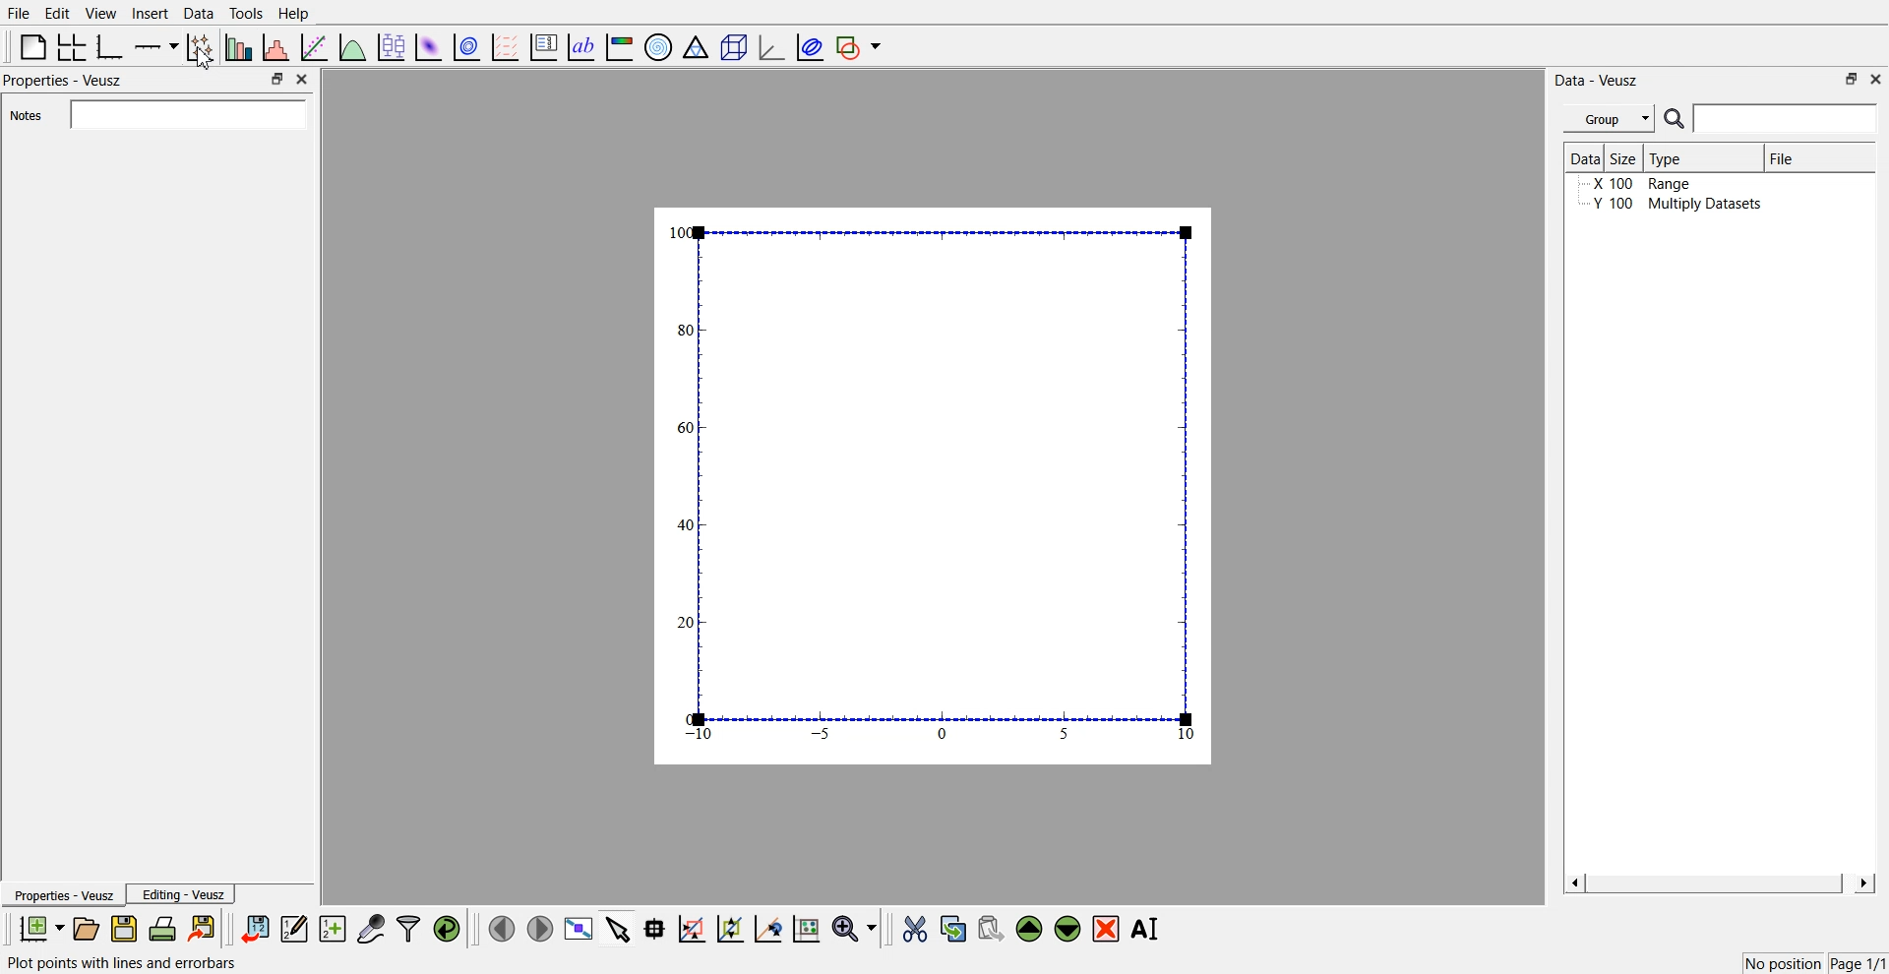  What do you see at coordinates (58, 13) in the screenshot?
I see `Edit` at bounding box center [58, 13].